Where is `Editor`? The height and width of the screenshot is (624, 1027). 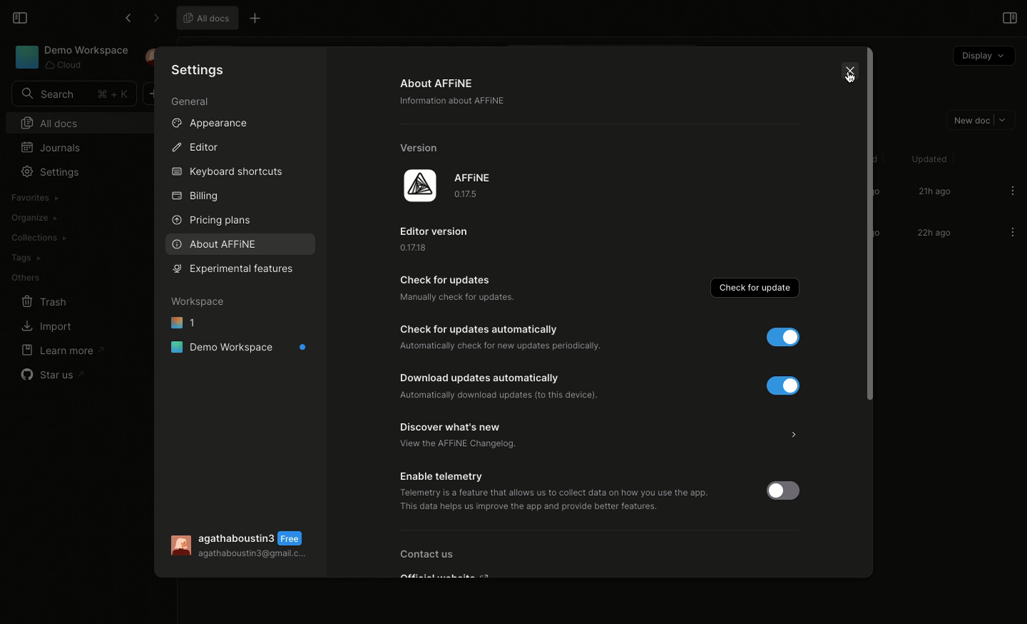 Editor is located at coordinates (194, 146).